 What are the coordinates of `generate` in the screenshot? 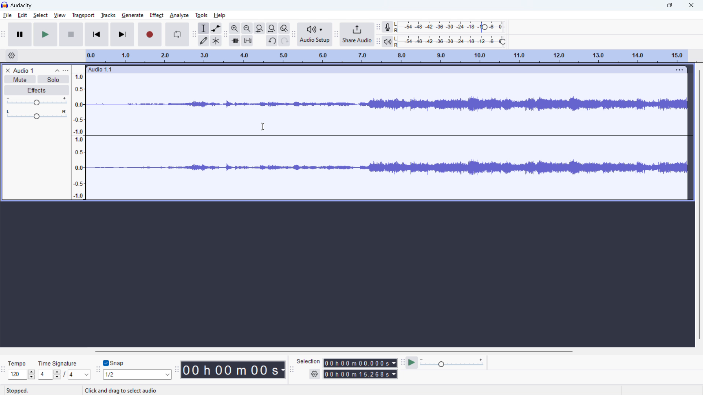 It's located at (133, 15).